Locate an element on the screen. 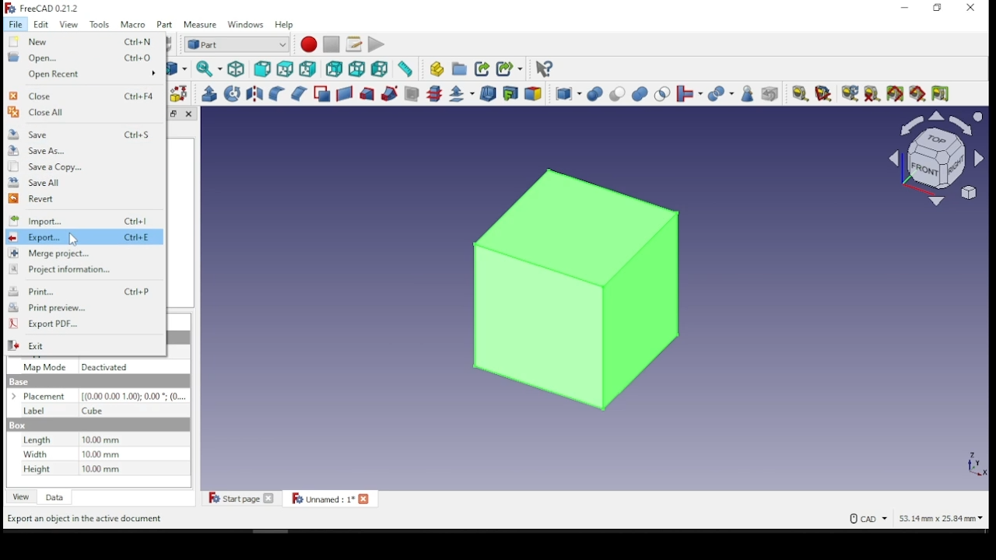 This screenshot has width=996, height=560. toggle delta is located at coordinates (942, 93).